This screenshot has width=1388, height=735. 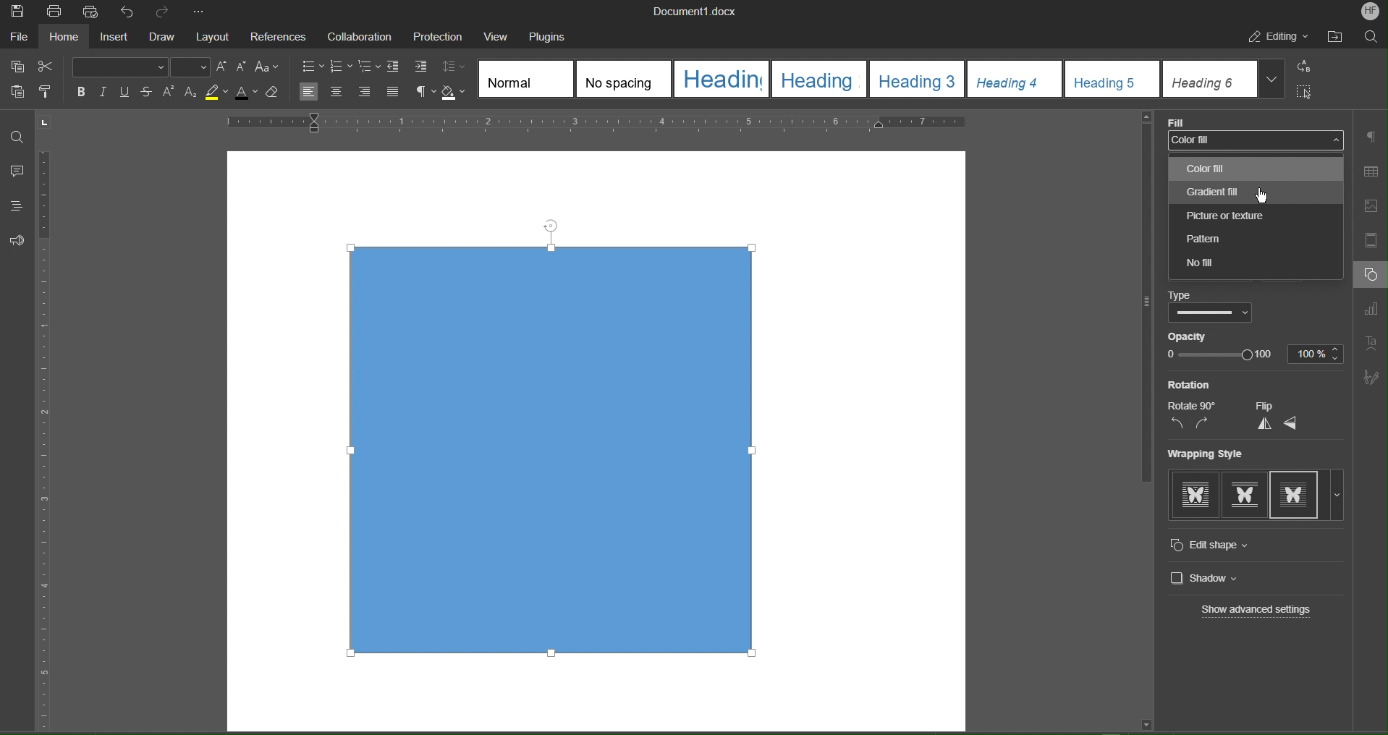 I want to click on Superscript, so click(x=169, y=93).